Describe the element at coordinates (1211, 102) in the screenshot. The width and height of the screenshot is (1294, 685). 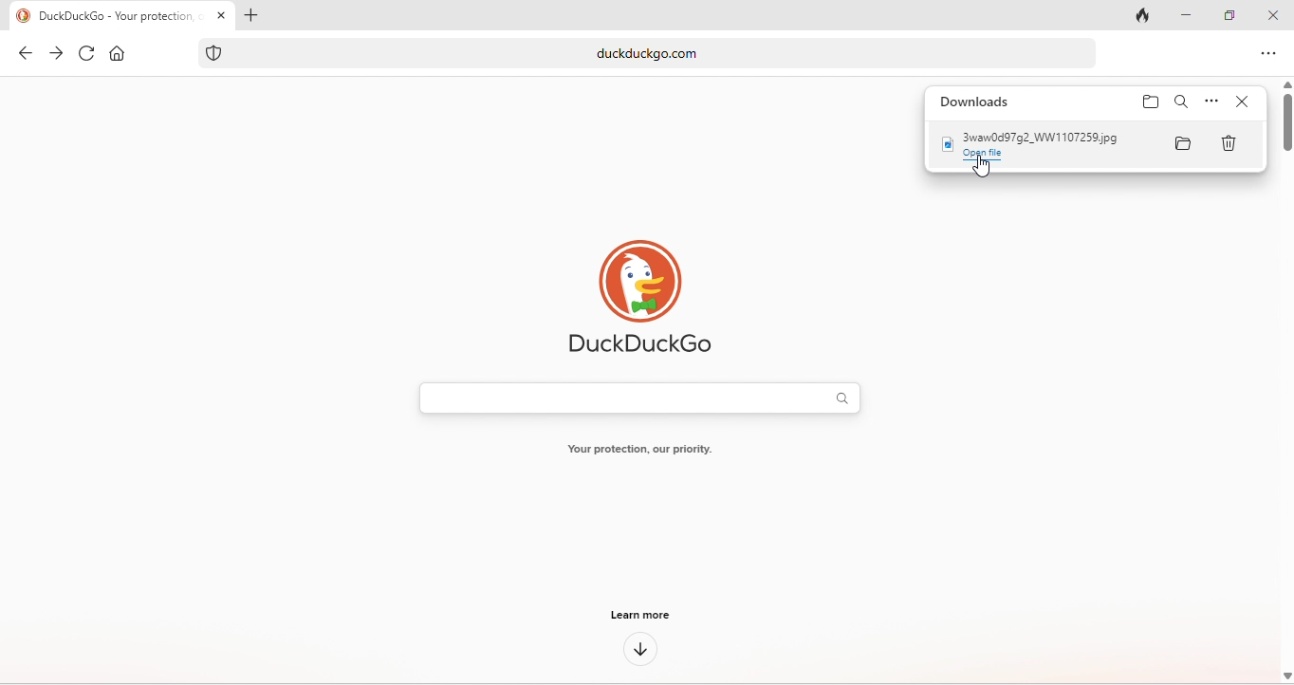
I see `option` at that location.